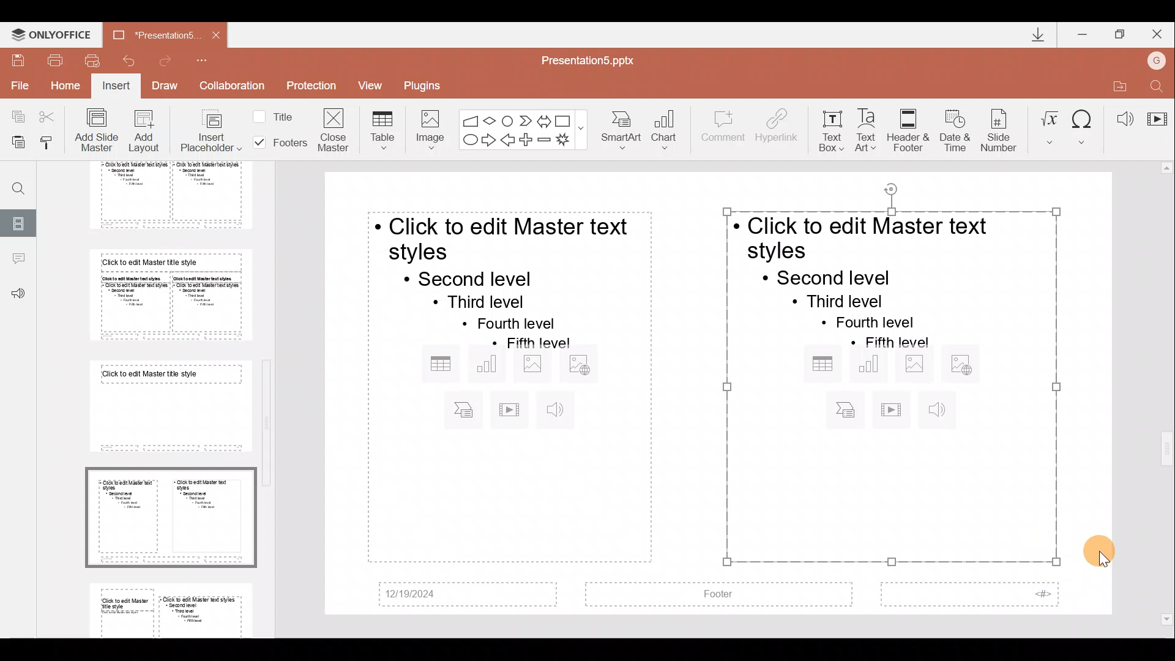  Describe the element at coordinates (210, 60) in the screenshot. I see `Customize quick access toolbar` at that location.